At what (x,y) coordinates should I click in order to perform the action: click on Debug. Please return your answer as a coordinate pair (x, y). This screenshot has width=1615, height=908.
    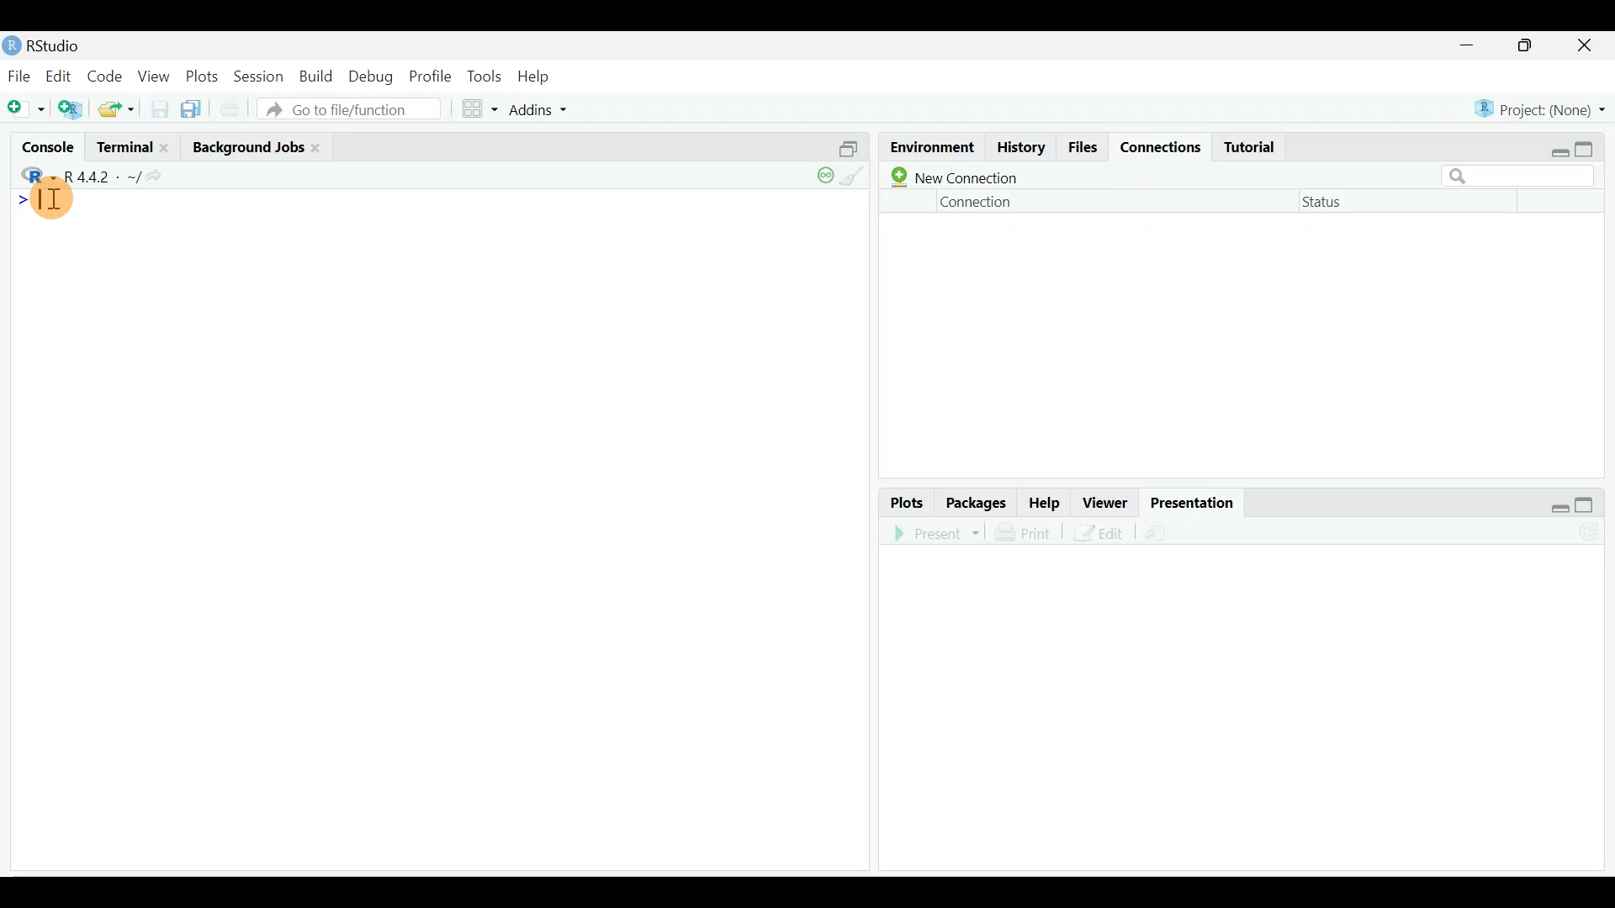
    Looking at the image, I should click on (374, 75).